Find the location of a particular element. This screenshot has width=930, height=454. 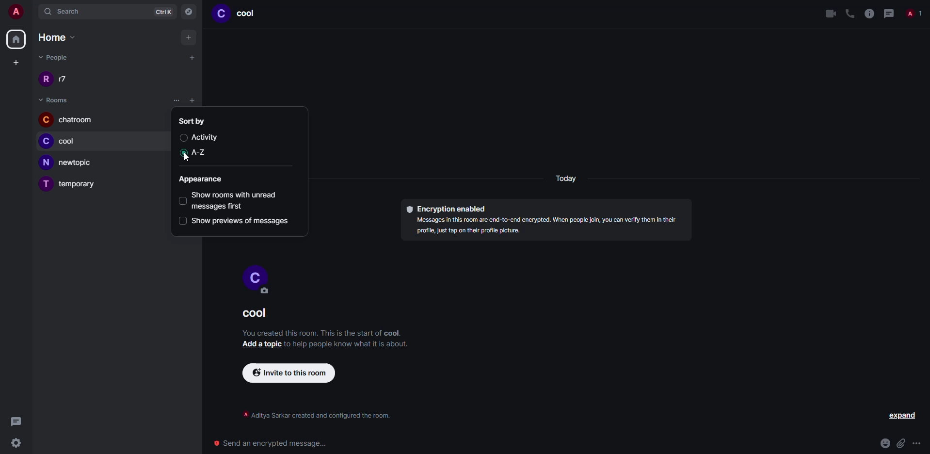

select is located at coordinates (182, 201).